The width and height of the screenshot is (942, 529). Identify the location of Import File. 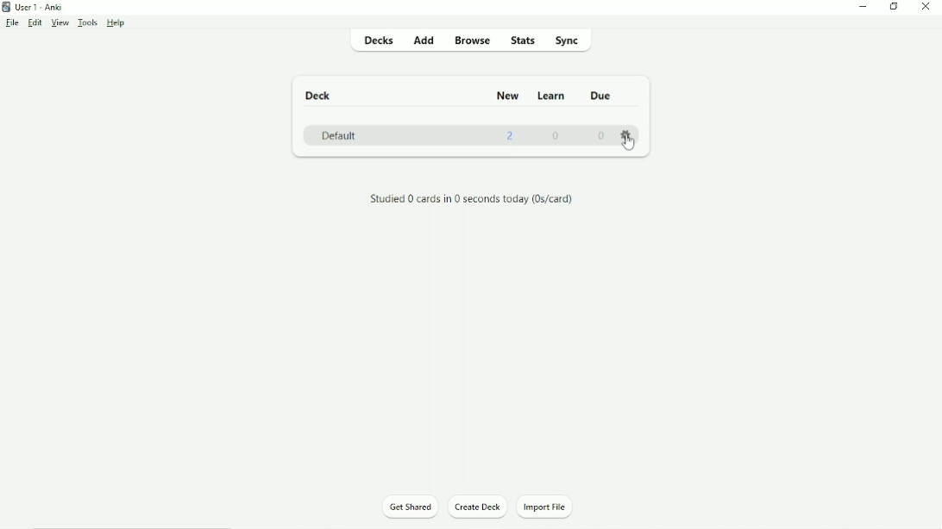
(552, 506).